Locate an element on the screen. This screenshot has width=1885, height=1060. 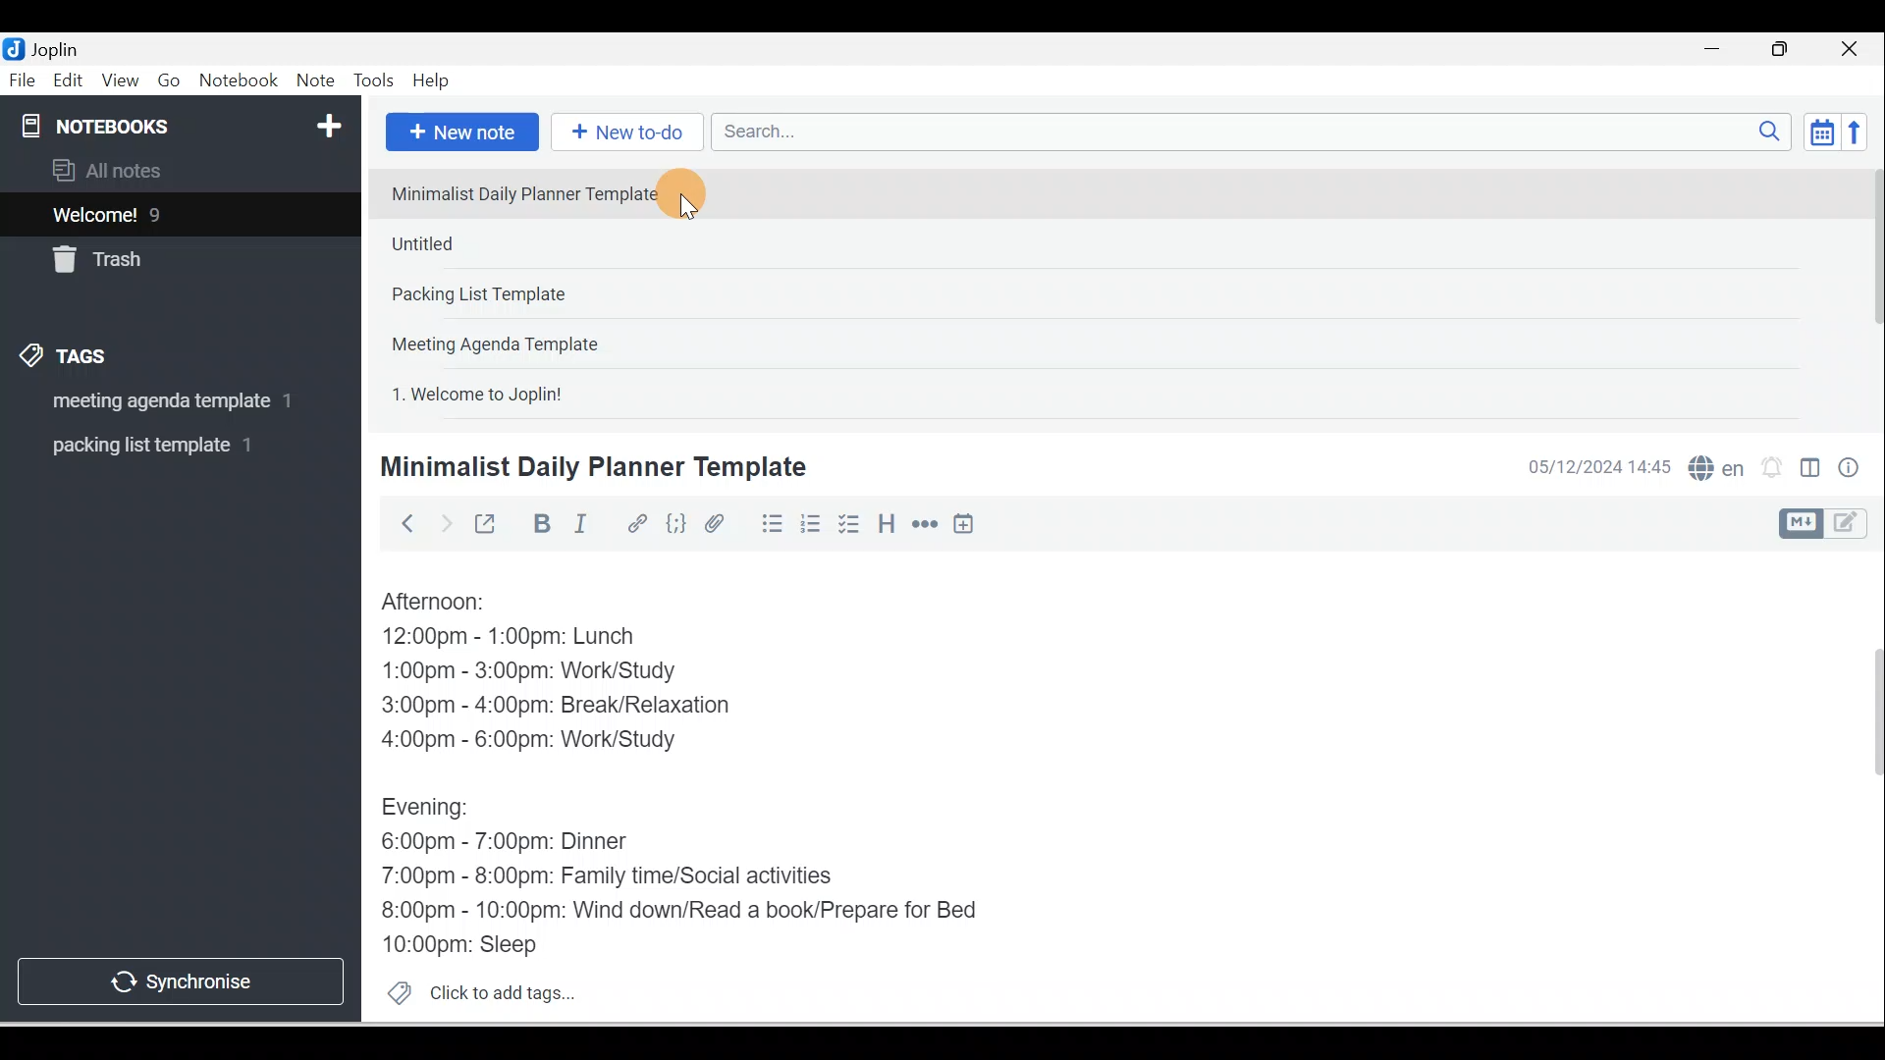
Checkbox is located at coordinates (847, 524).